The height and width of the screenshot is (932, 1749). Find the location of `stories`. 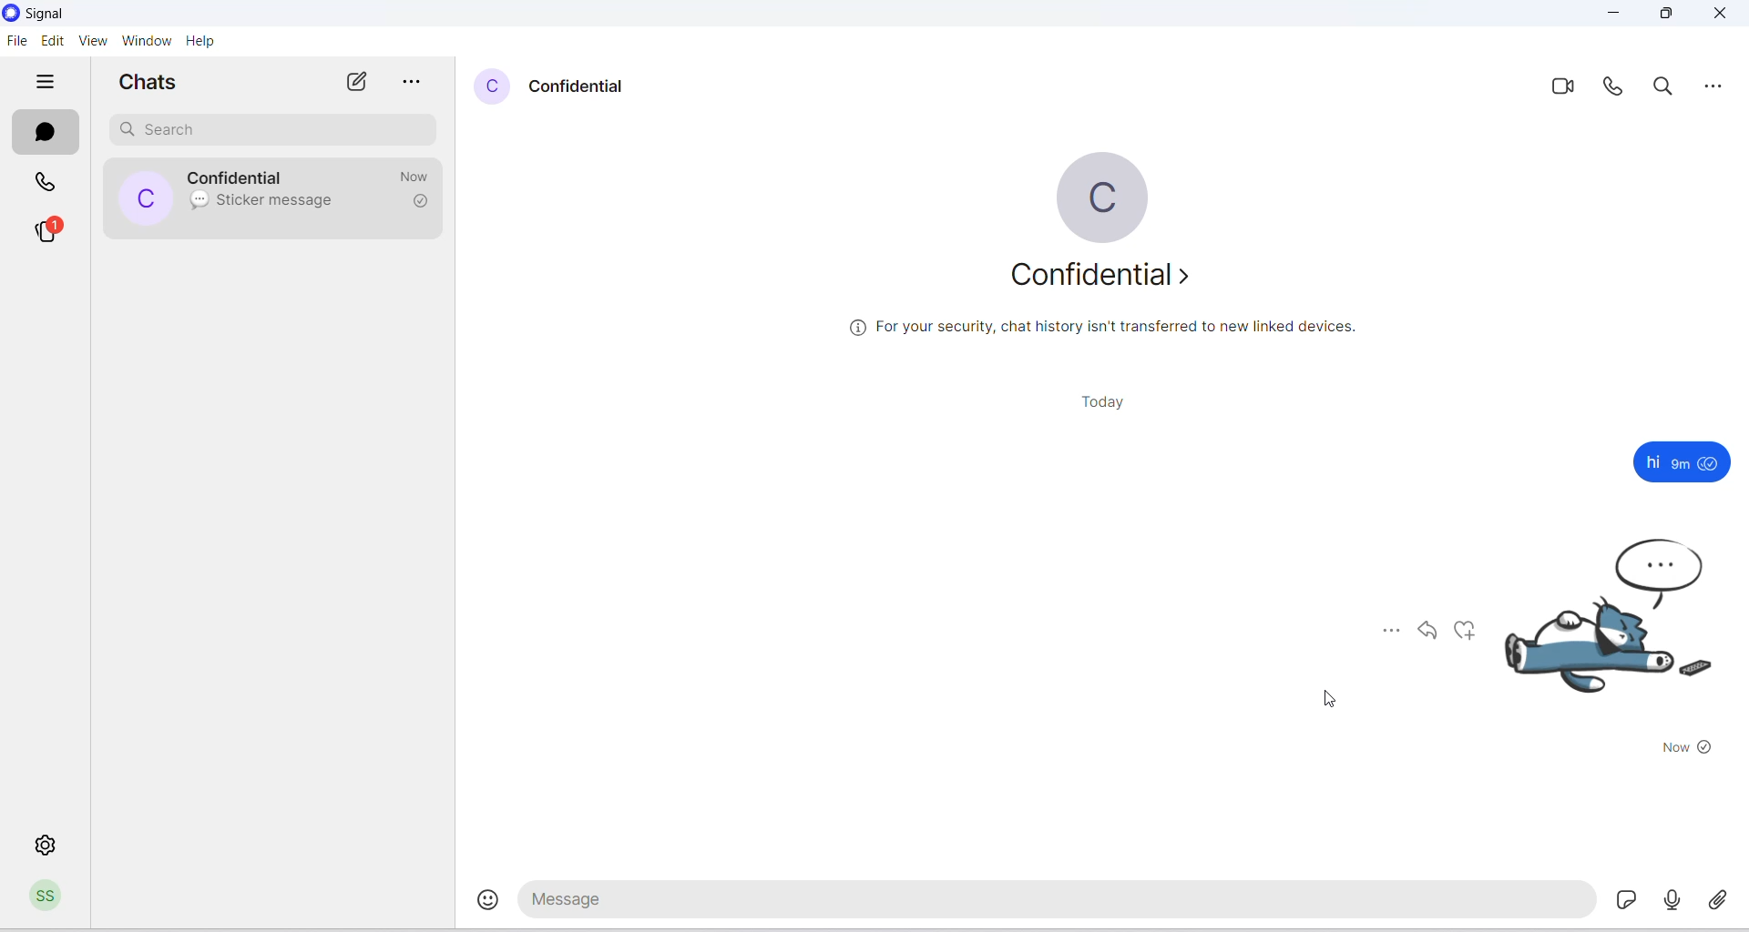

stories is located at coordinates (58, 230).